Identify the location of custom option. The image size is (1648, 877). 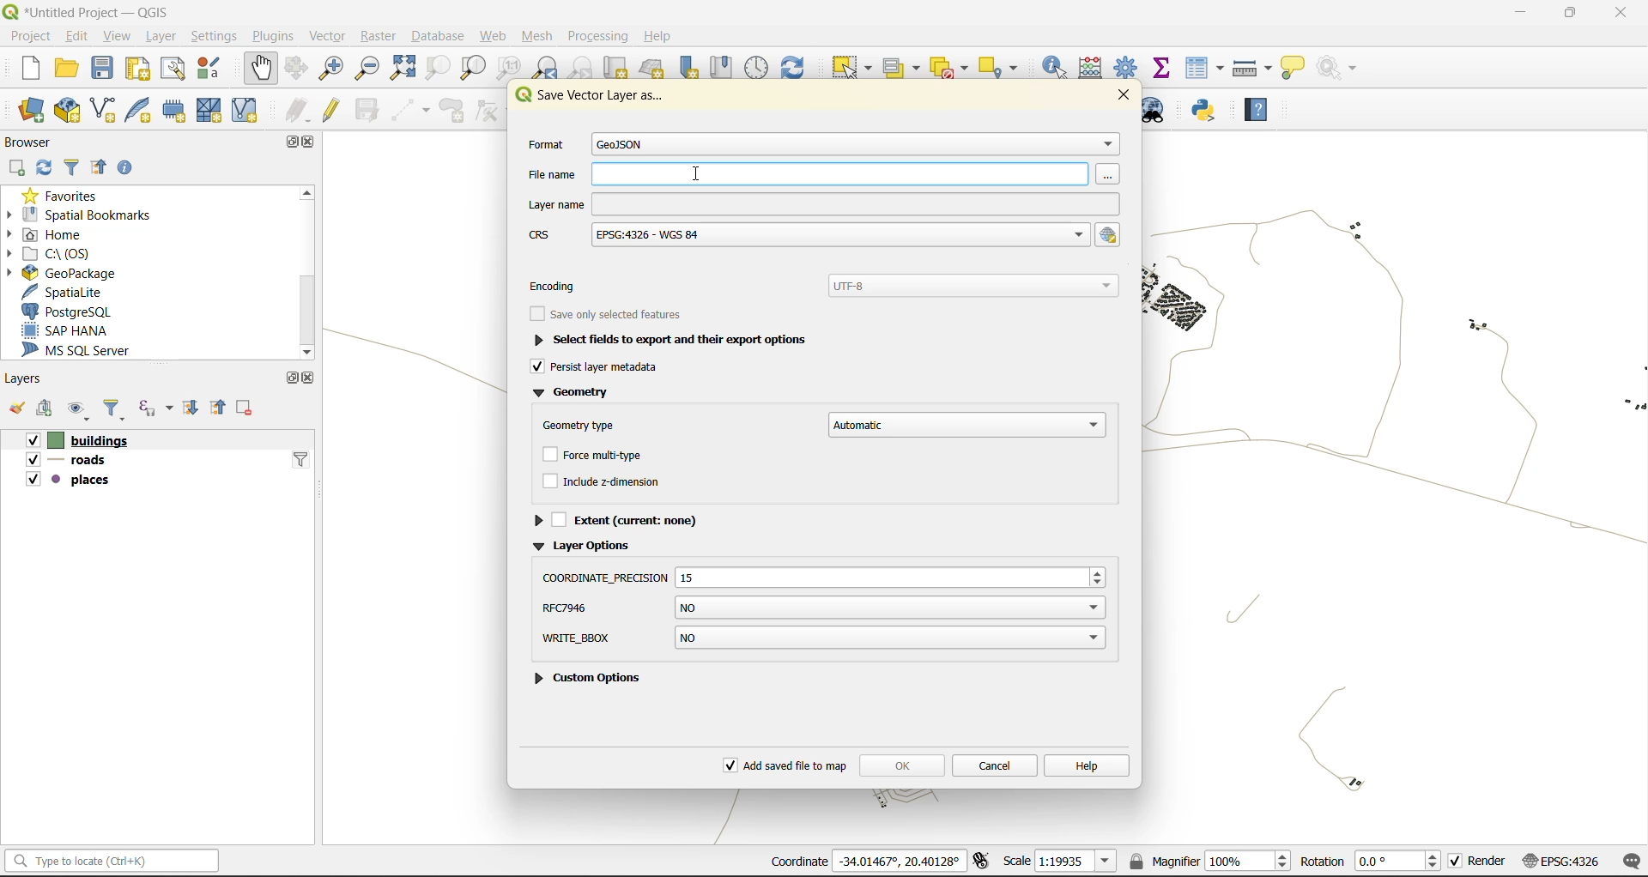
(596, 680).